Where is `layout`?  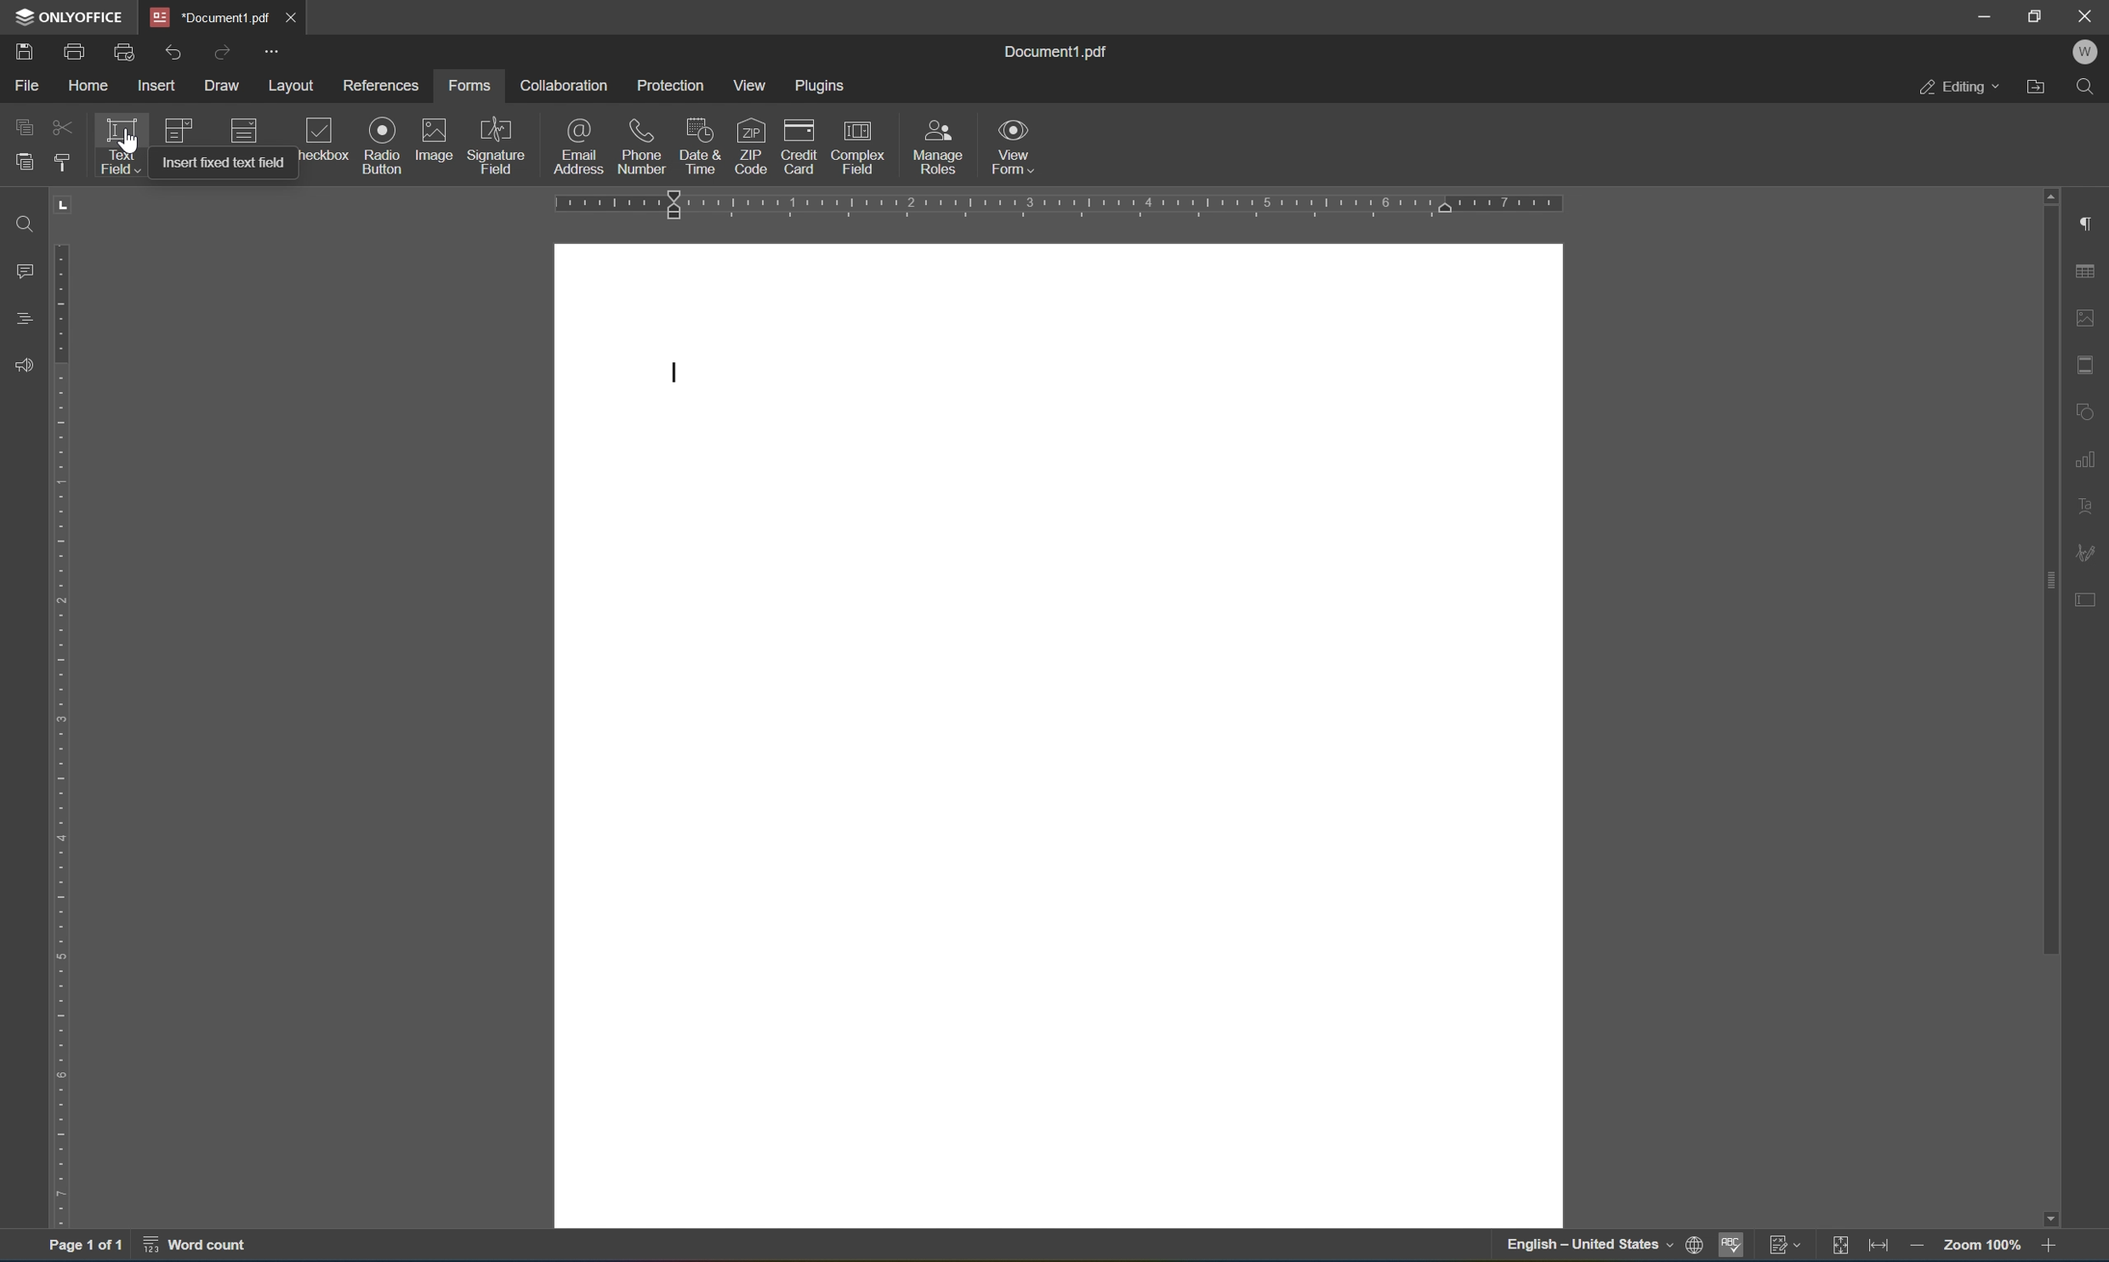 layout is located at coordinates (295, 87).